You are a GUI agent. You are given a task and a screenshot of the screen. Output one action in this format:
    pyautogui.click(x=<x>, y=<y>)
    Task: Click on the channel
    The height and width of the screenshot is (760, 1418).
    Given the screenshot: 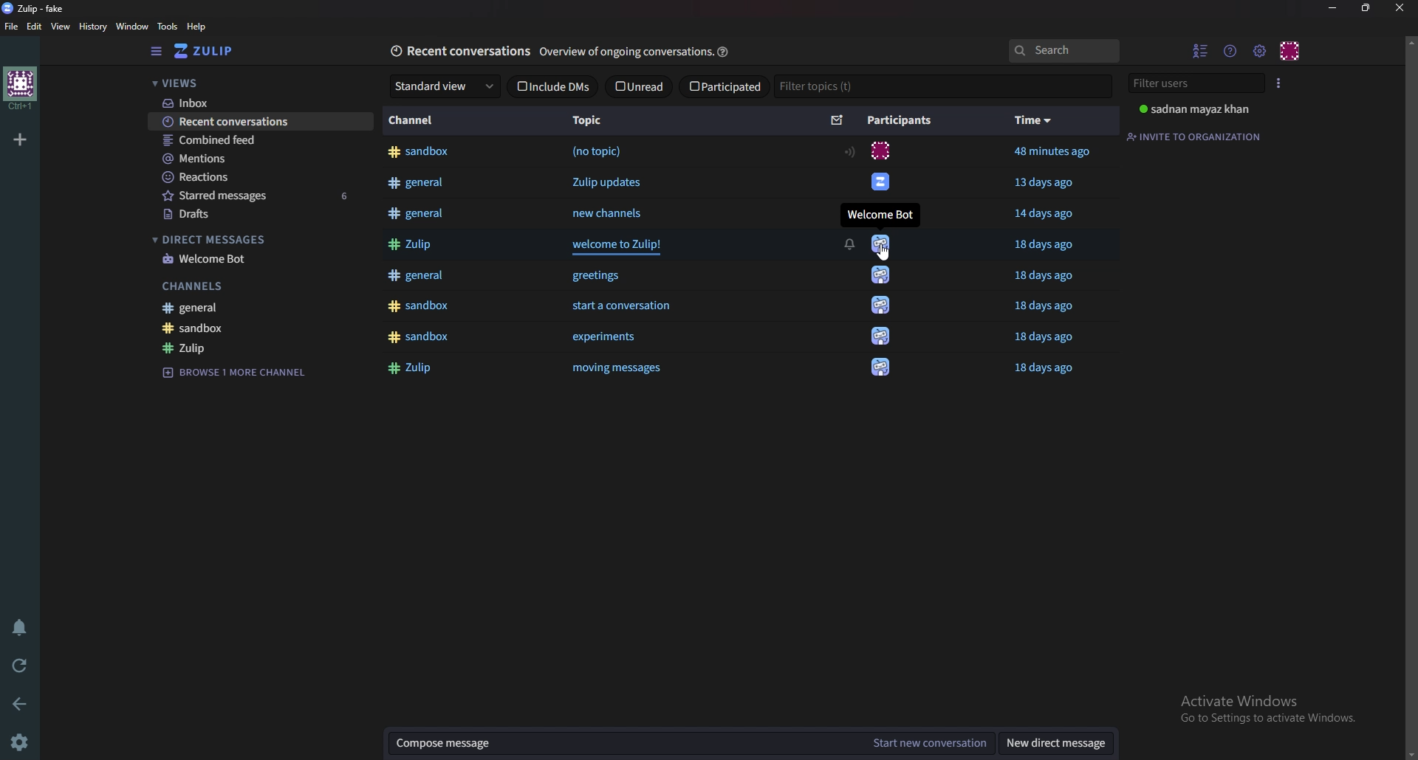 What is the action you would take?
    pyautogui.click(x=411, y=119)
    